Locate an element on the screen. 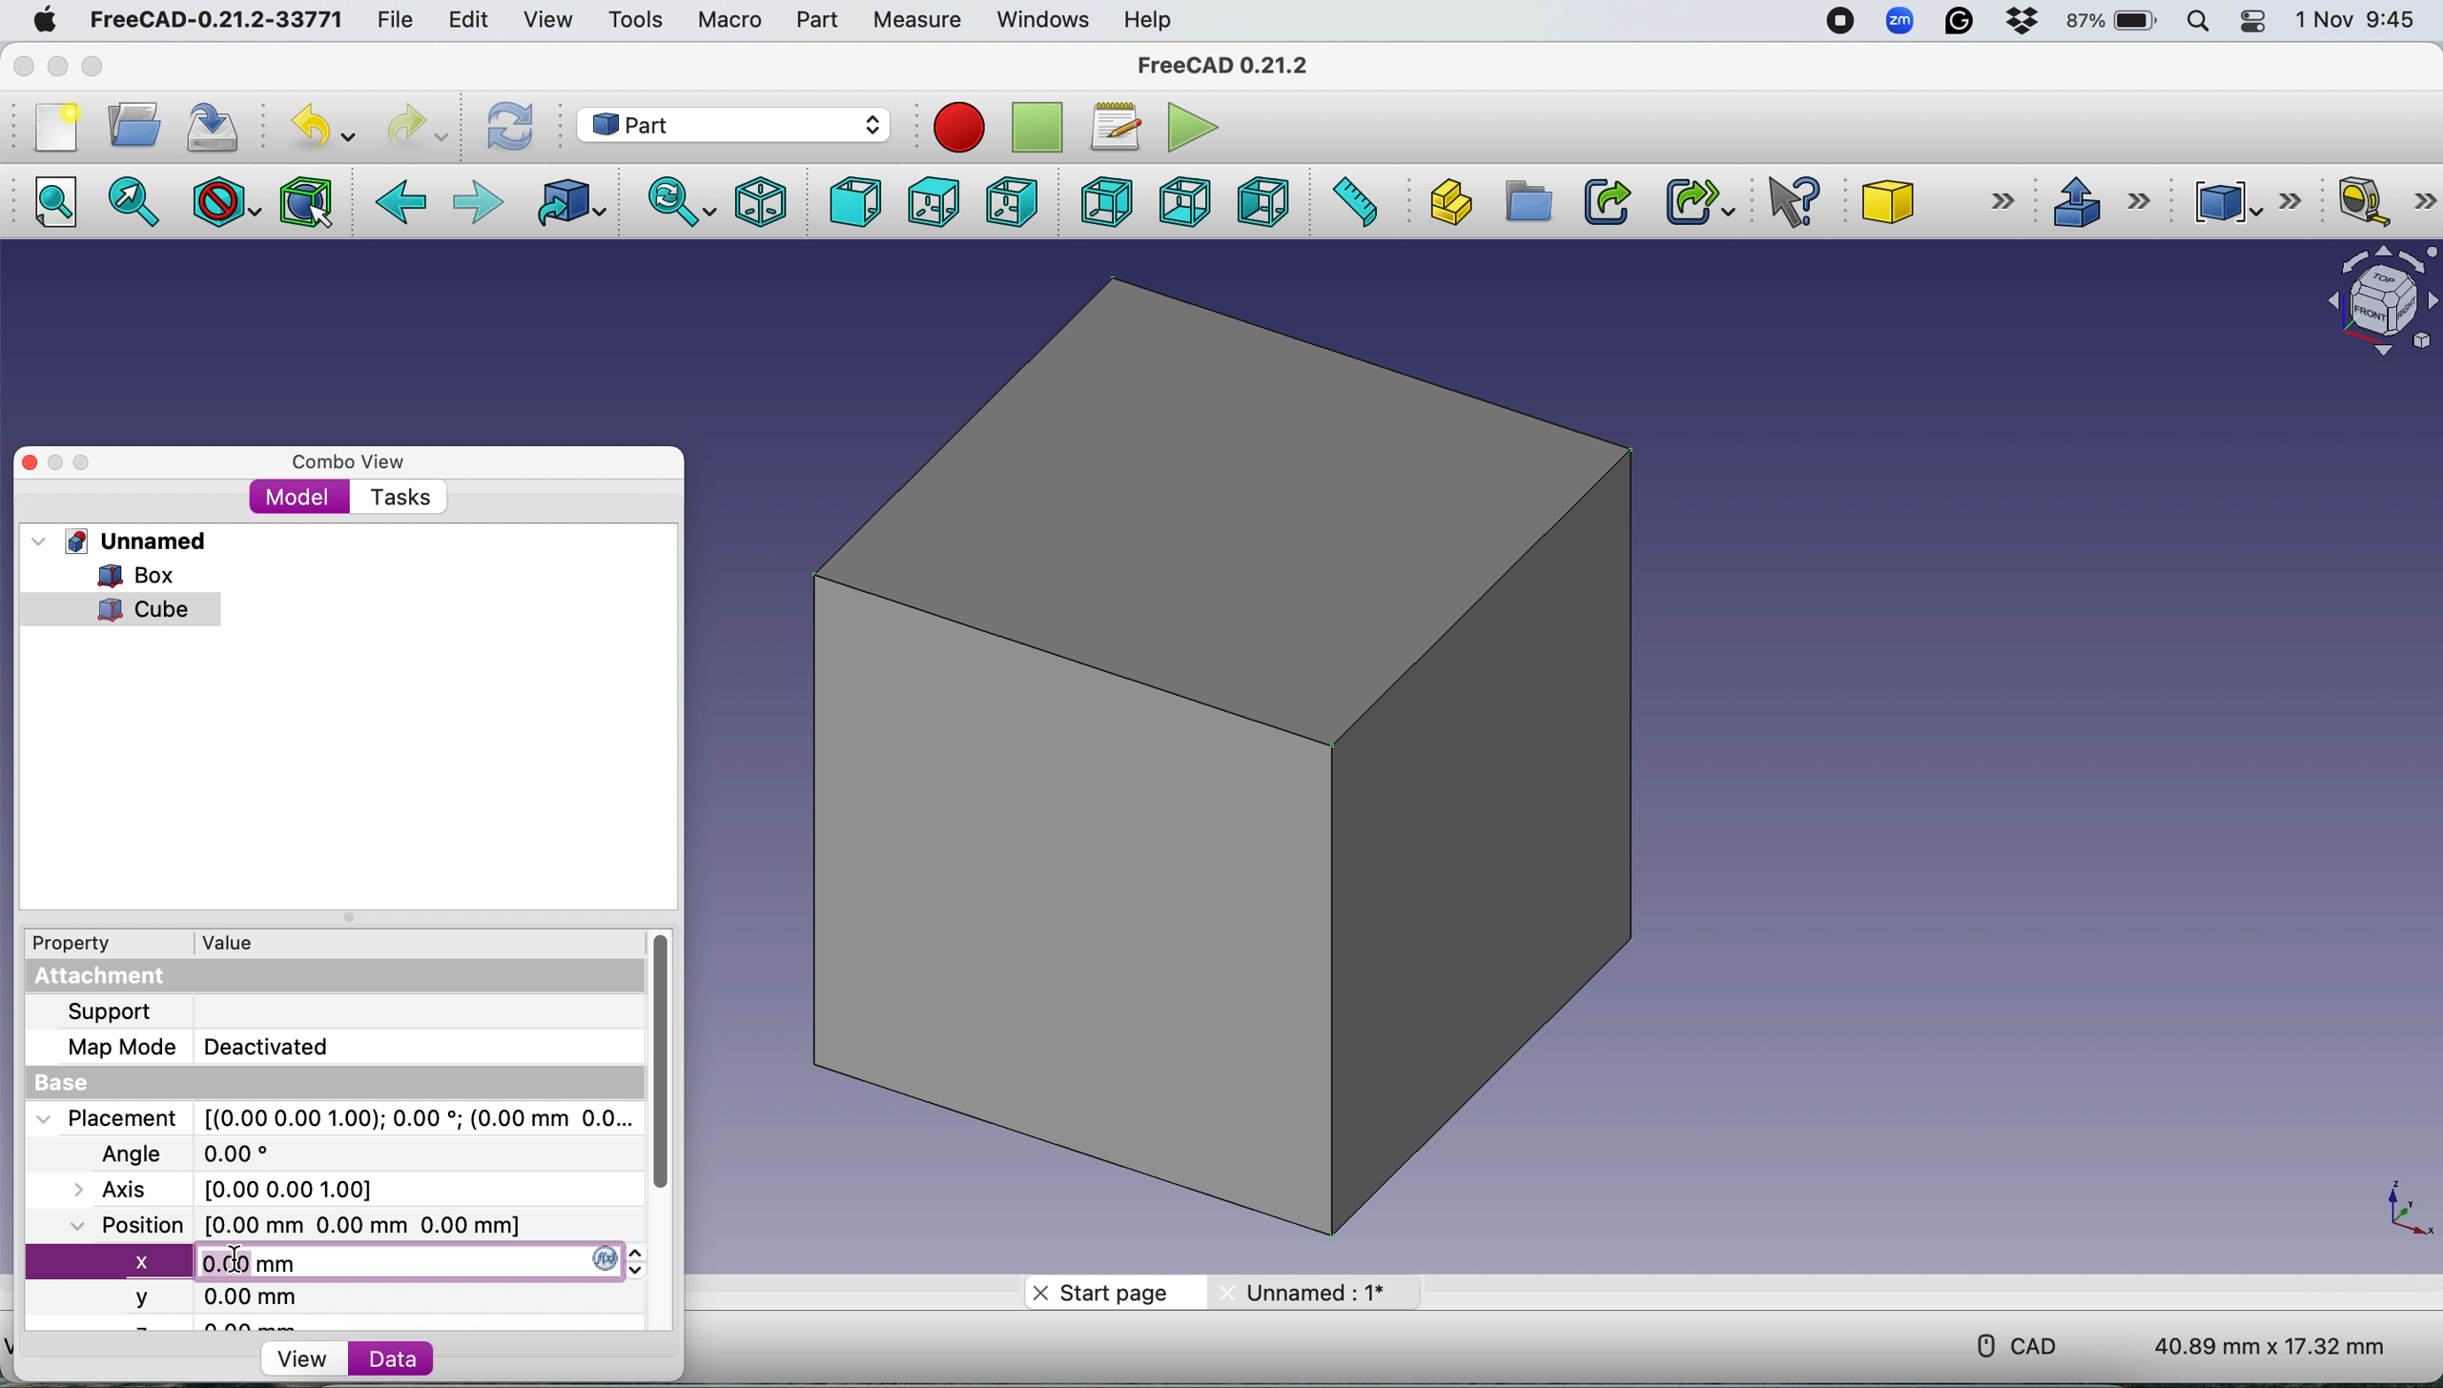 The width and height of the screenshot is (2443, 1388). Save is located at coordinates (217, 123).